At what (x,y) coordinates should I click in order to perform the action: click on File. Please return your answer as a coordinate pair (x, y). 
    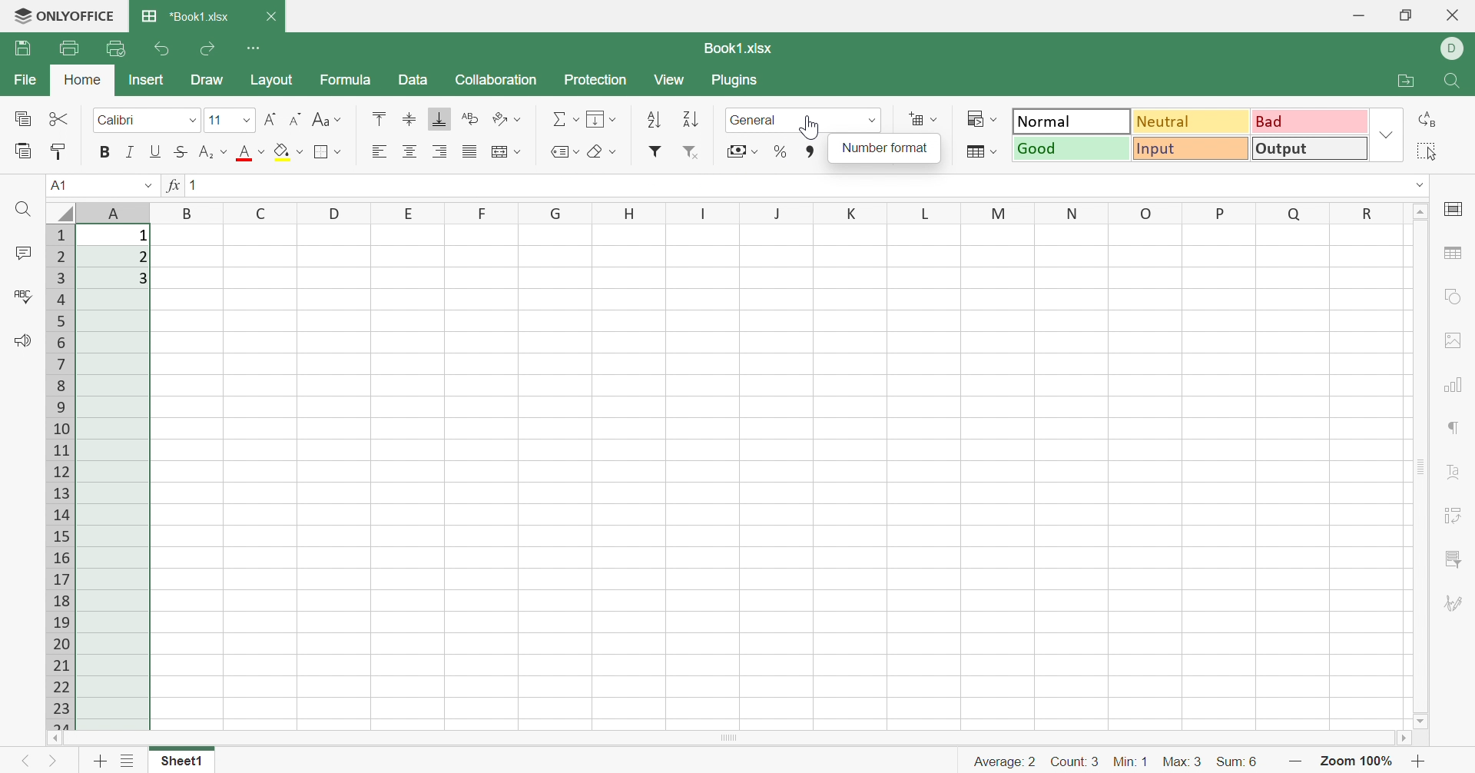
    Looking at the image, I should click on (23, 80).